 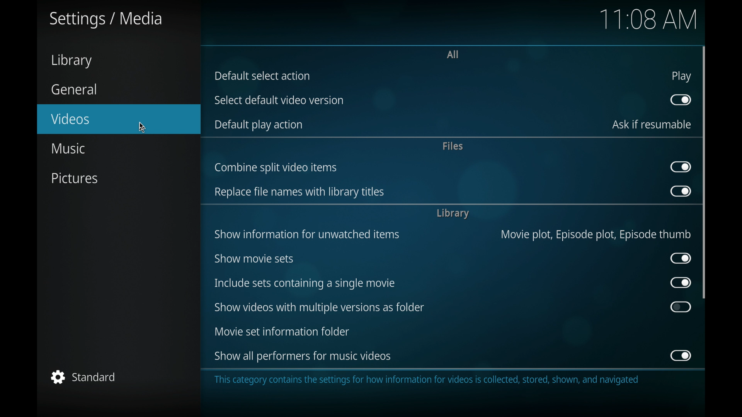 What do you see at coordinates (70, 148) in the screenshot?
I see `music` at bounding box center [70, 148].